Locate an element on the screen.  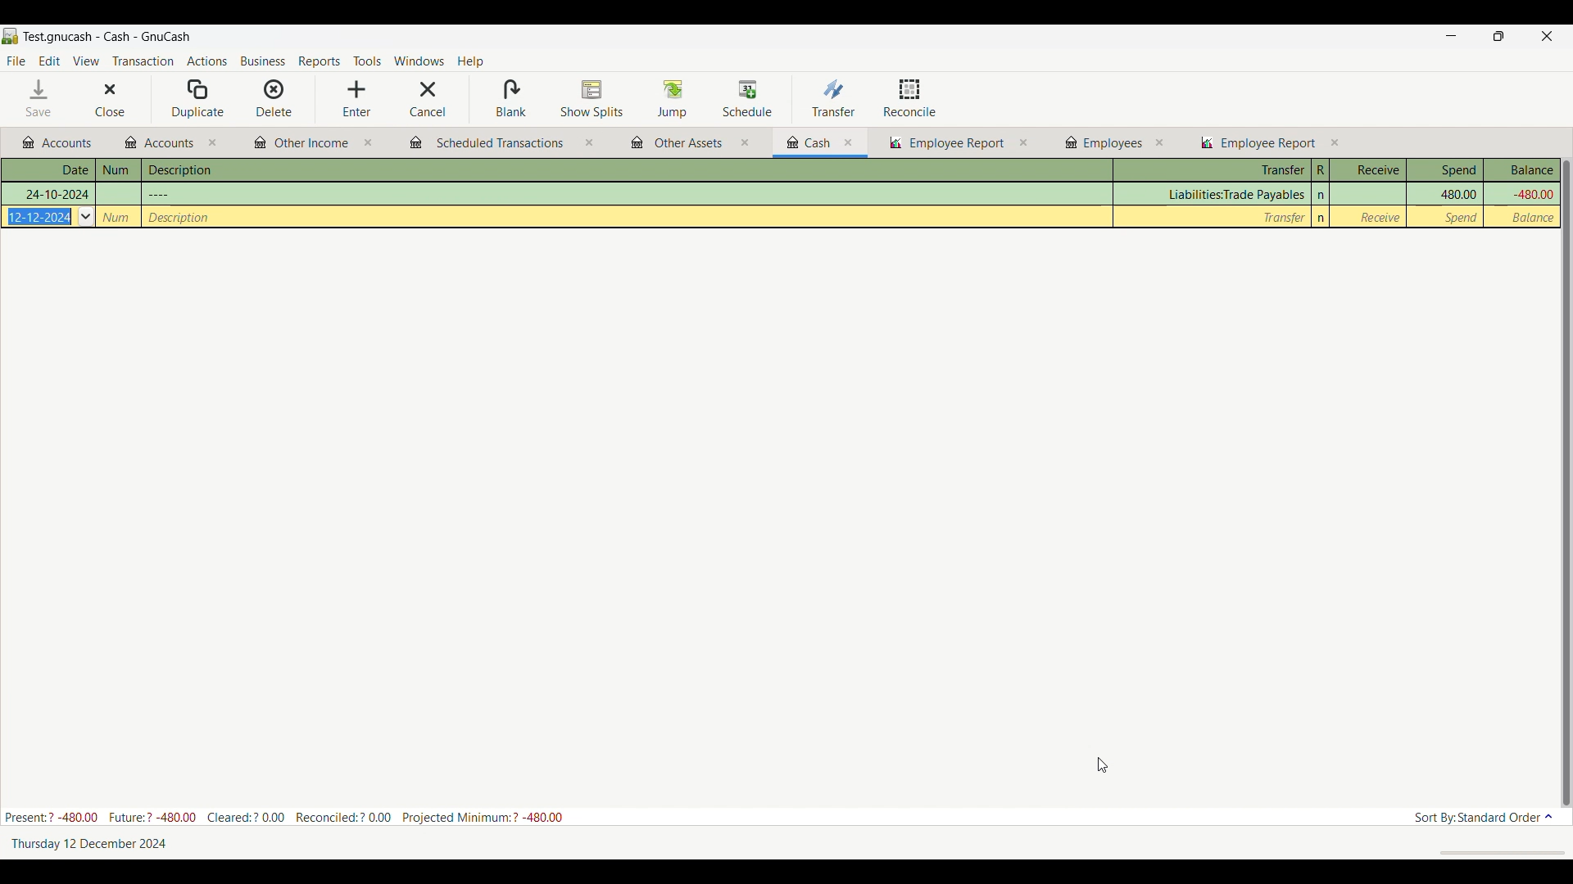
Transfer column is located at coordinates (1213, 170).